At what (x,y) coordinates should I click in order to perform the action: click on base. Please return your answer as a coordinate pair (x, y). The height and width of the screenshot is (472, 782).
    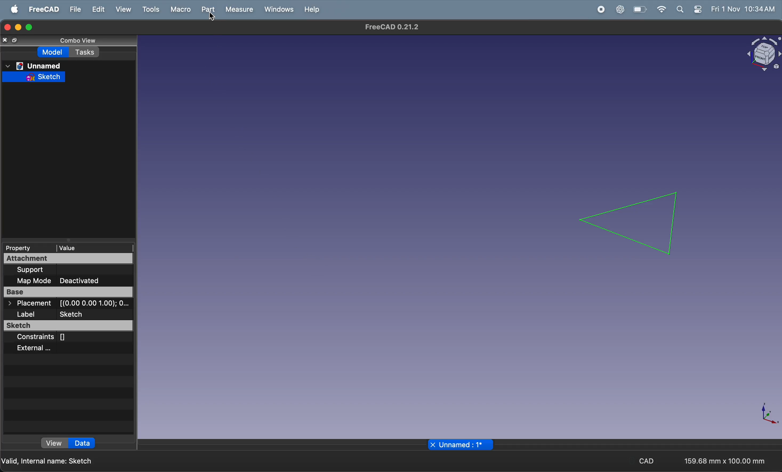
    Looking at the image, I should click on (68, 293).